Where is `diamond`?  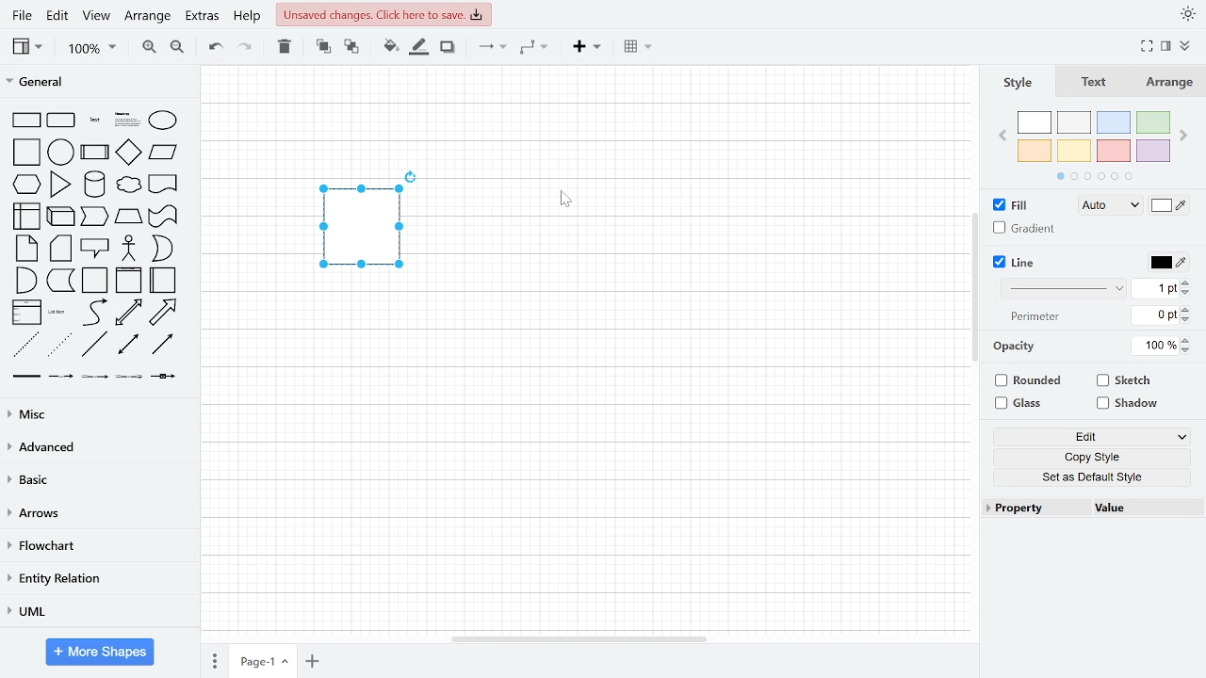
diamond is located at coordinates (129, 153).